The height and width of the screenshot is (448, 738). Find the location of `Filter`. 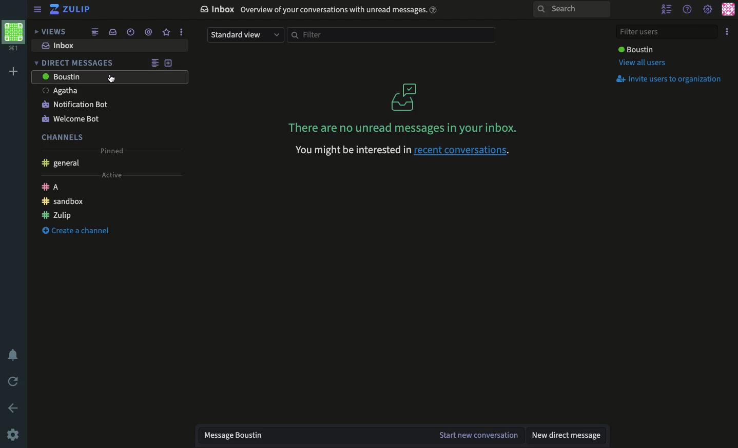

Filter is located at coordinates (392, 35).